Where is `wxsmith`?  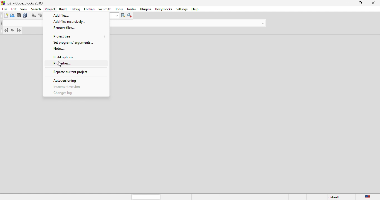 wxsmith is located at coordinates (103, 9).